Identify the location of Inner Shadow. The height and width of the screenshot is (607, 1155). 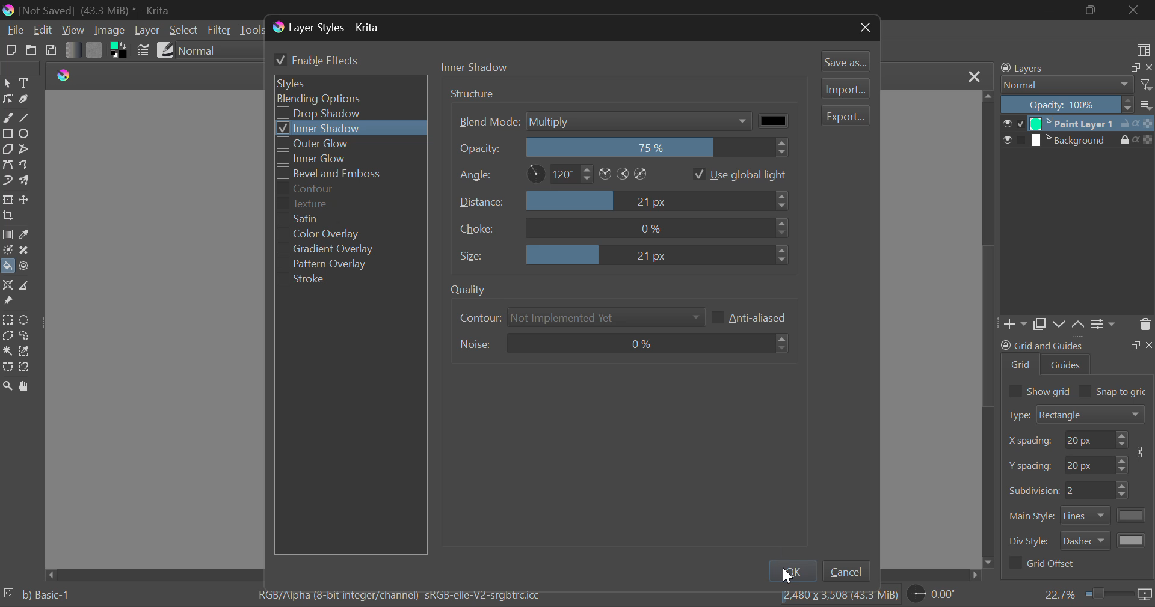
(350, 129).